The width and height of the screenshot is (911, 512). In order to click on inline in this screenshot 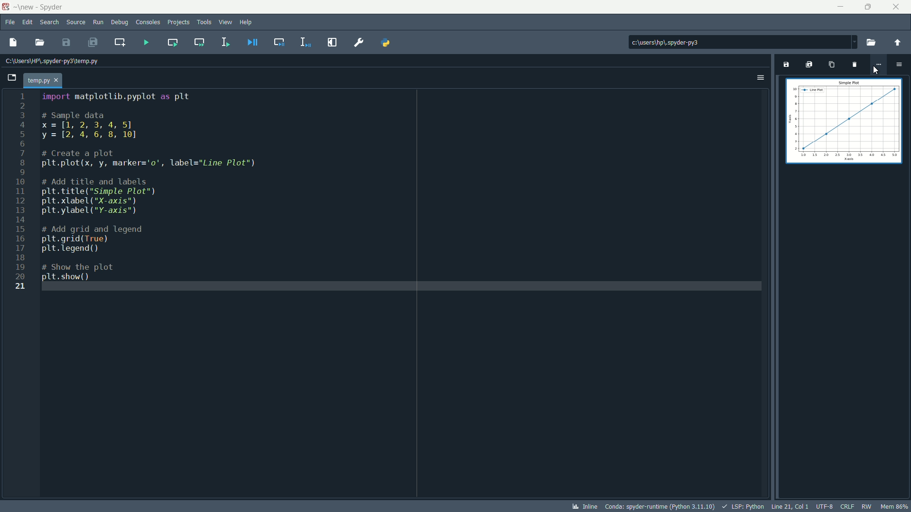, I will do `click(585, 506)`.